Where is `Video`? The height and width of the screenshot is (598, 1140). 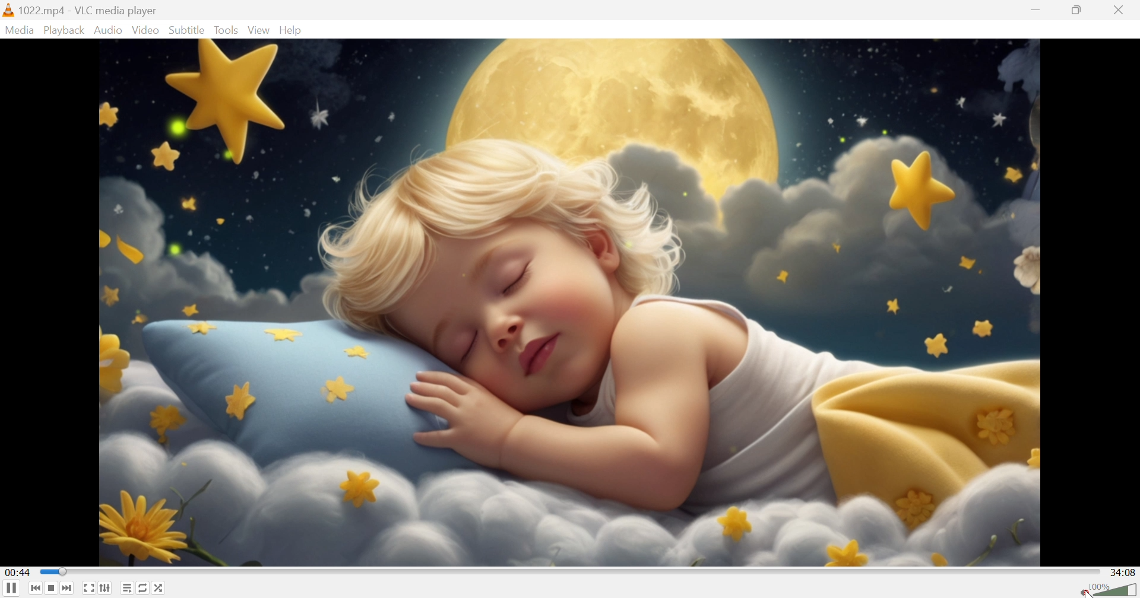 Video is located at coordinates (145, 30).